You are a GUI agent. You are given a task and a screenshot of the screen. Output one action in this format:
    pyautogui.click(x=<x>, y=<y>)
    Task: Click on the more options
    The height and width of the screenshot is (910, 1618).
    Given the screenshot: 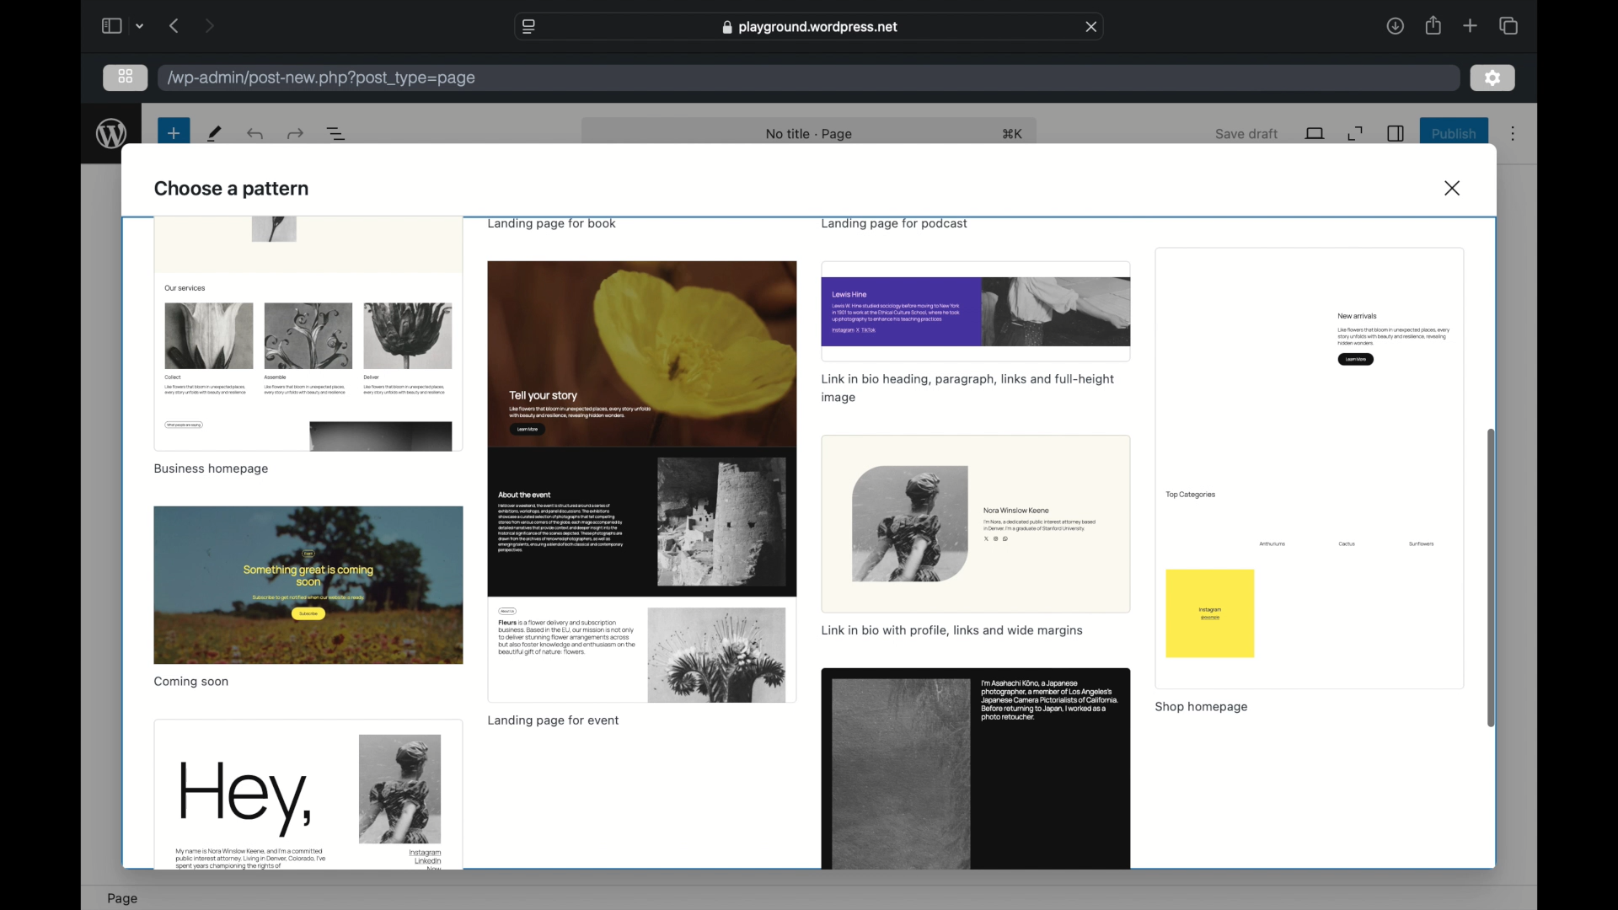 What is the action you would take?
    pyautogui.click(x=1513, y=134)
    